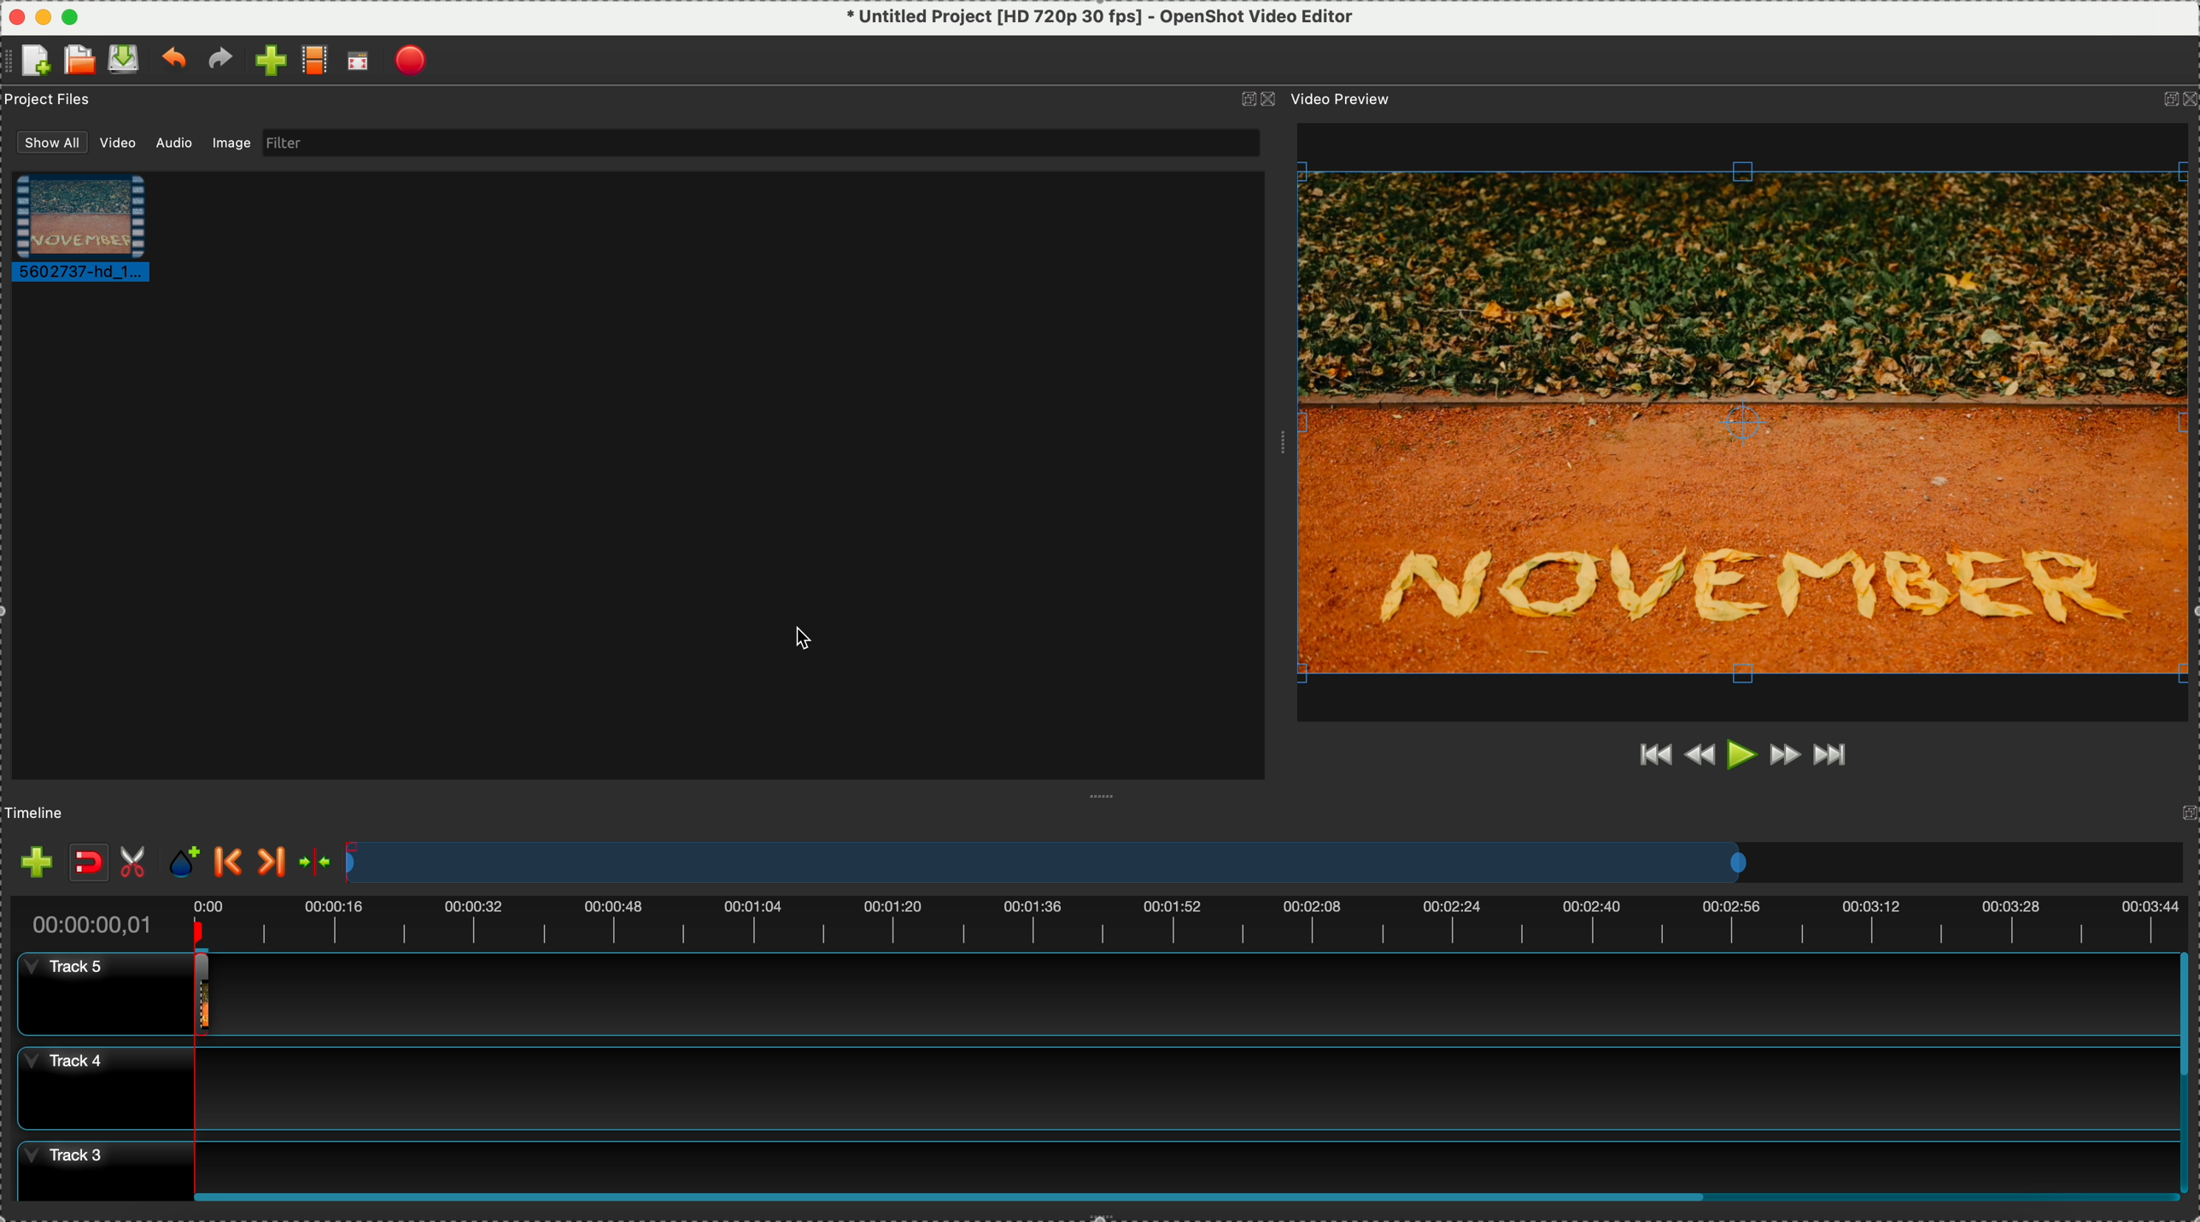  What do you see at coordinates (2178, 101) in the screenshot?
I see `icons` at bounding box center [2178, 101].